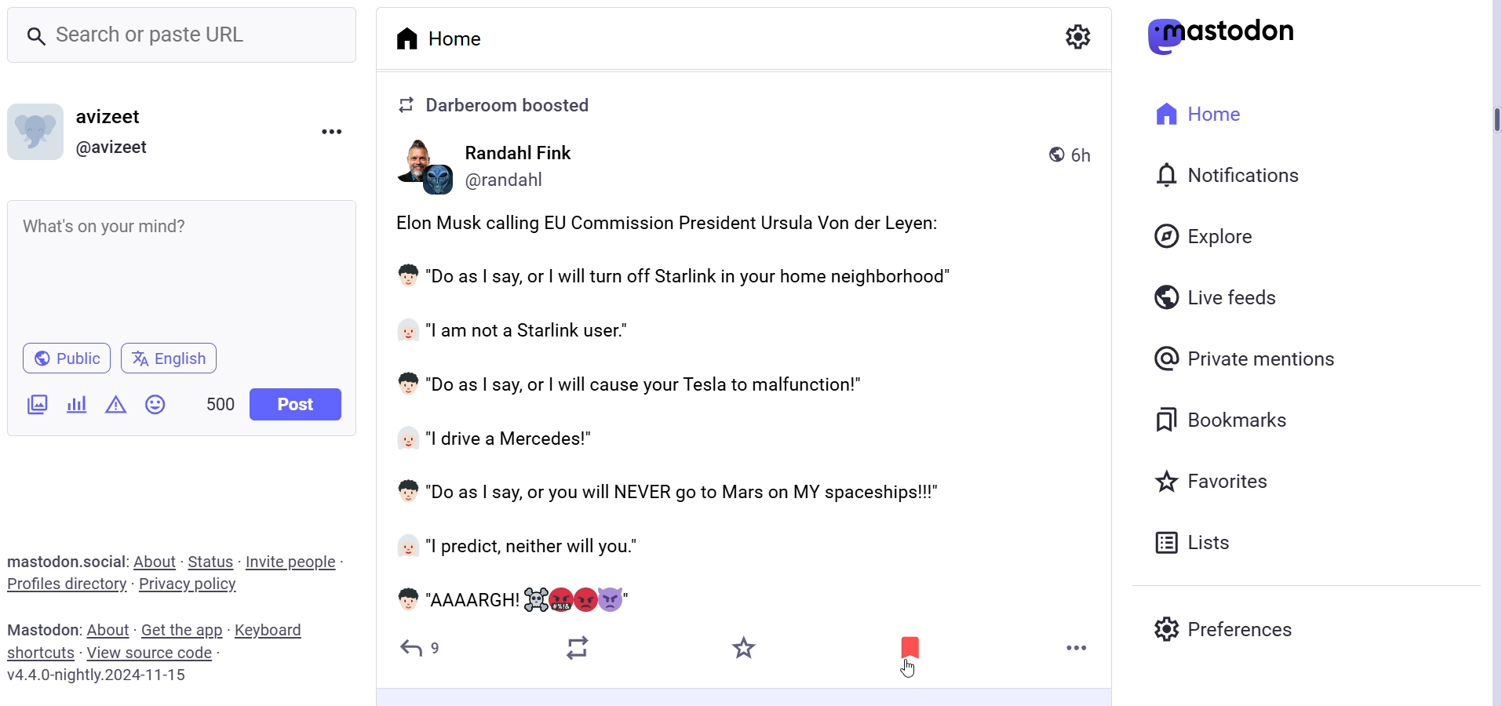  Describe the element at coordinates (673, 223) in the screenshot. I see `Elon Musk calling EU Commission President Ursula Von der Leyen:` at that location.